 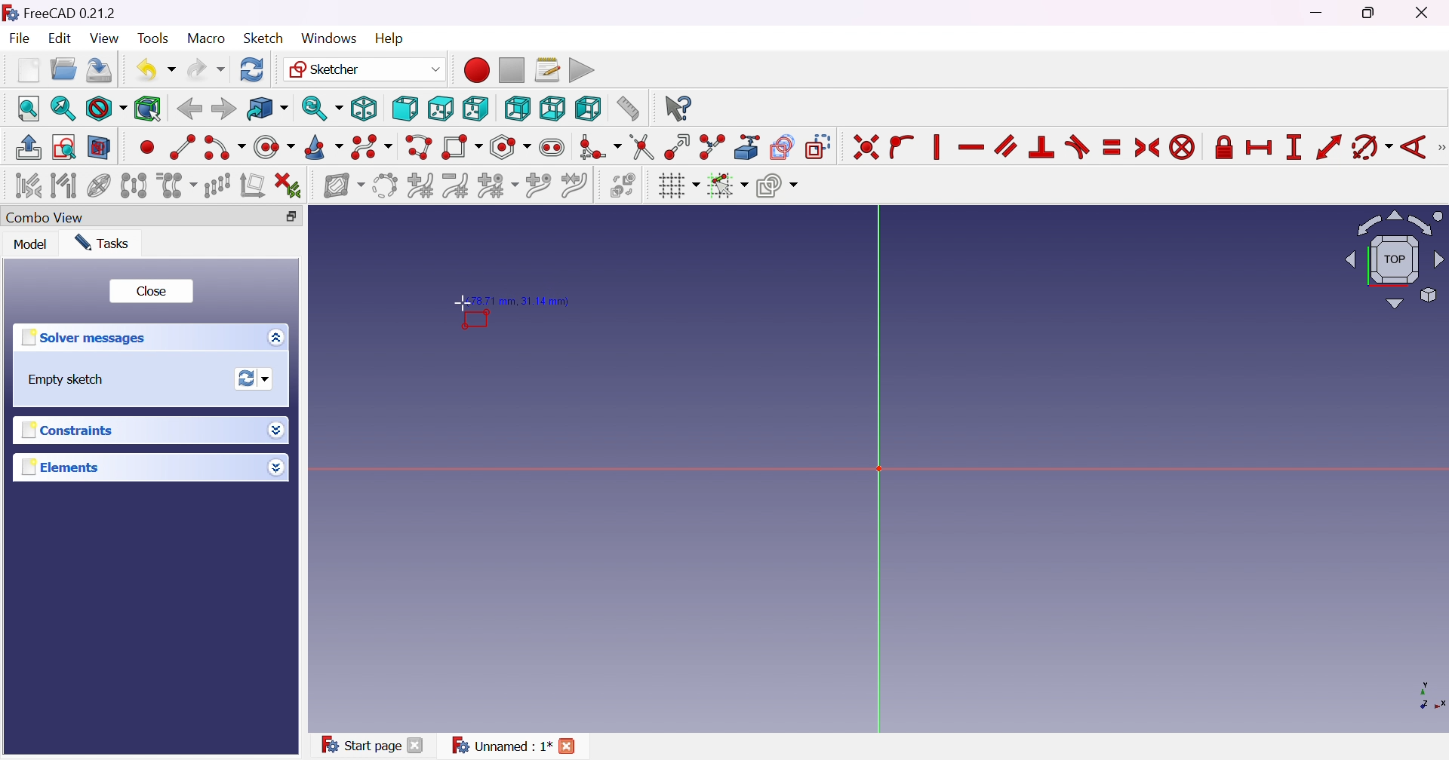 What do you see at coordinates (511, 147) in the screenshot?
I see `Create regular polygon` at bounding box center [511, 147].